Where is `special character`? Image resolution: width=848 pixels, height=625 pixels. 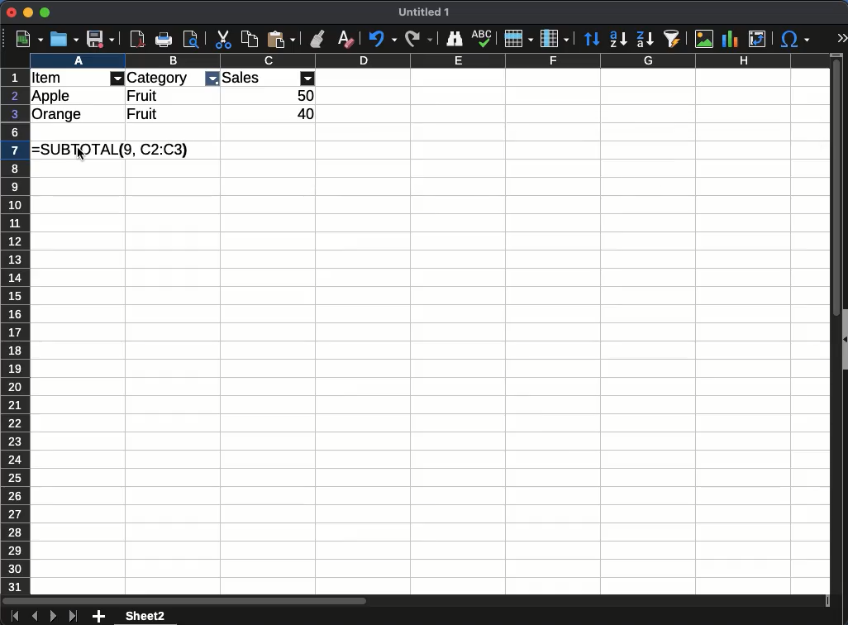
special character is located at coordinates (796, 41).